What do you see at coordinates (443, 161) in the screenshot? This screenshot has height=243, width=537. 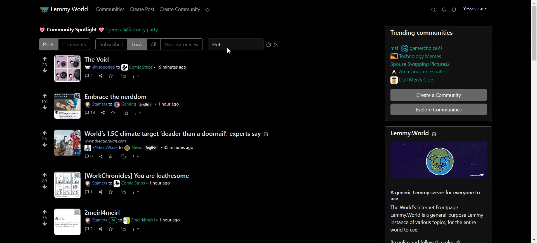 I see `image` at bounding box center [443, 161].